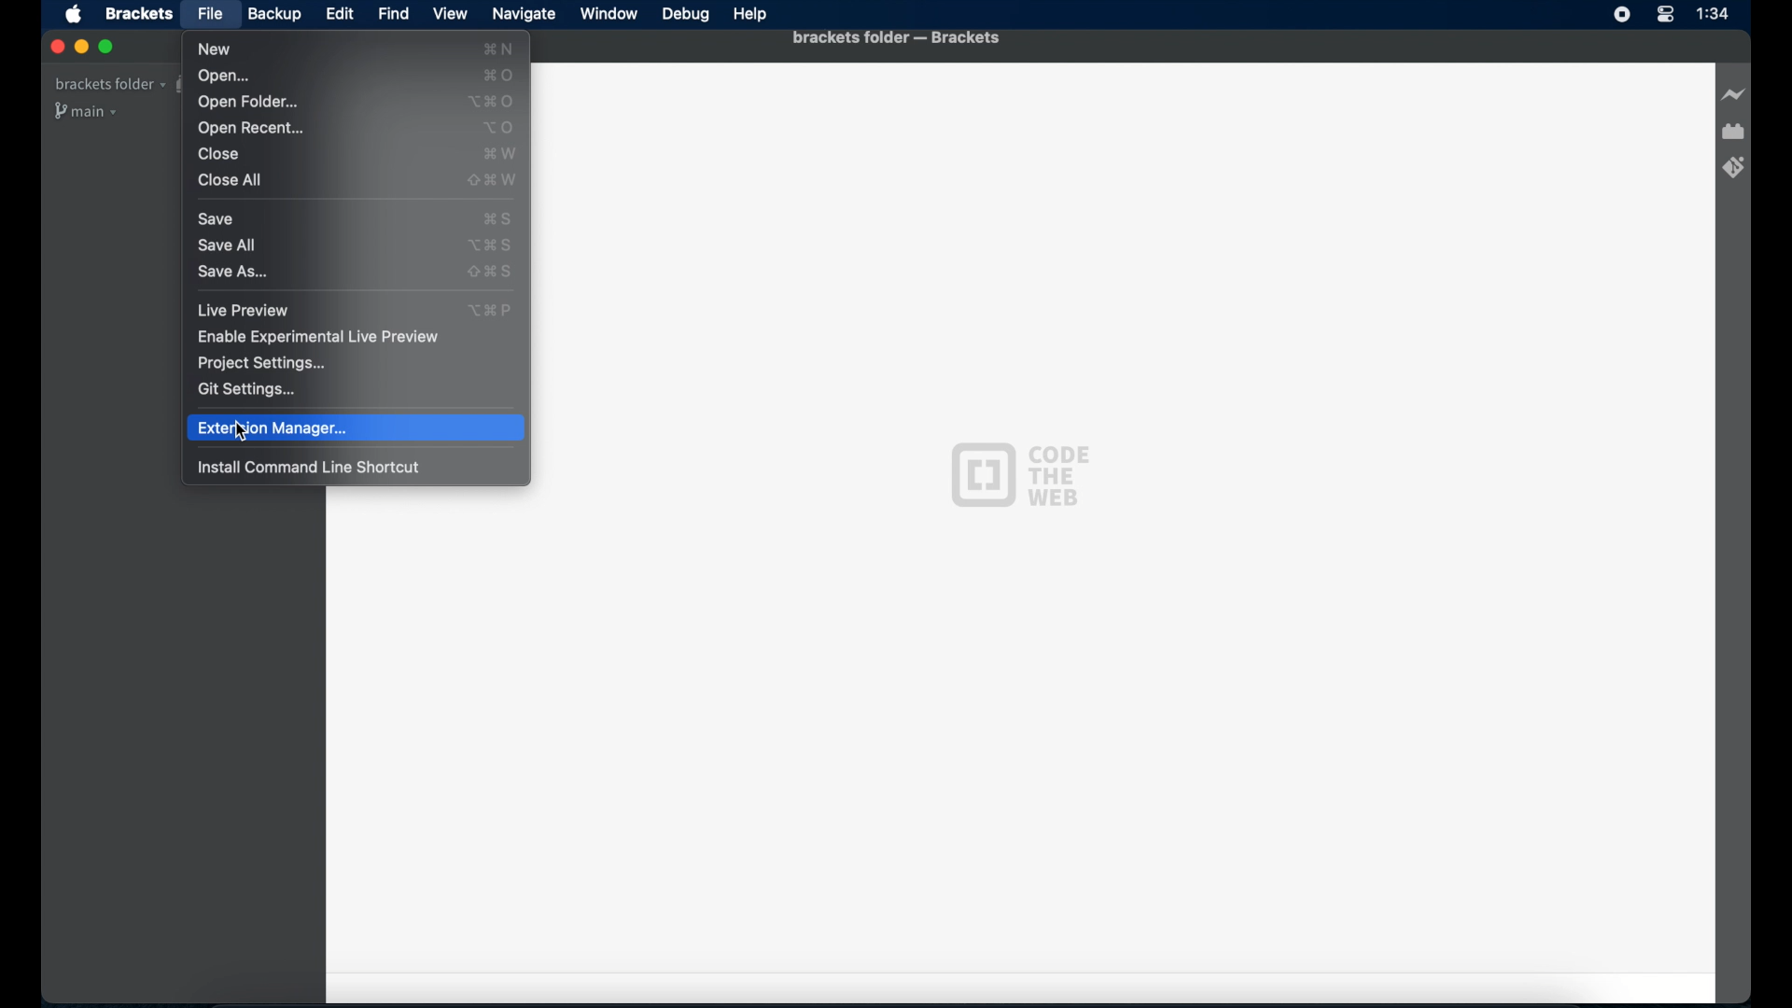 This screenshot has width=1792, height=1008. Describe the element at coordinates (1733, 132) in the screenshot. I see `Extension manager` at that location.